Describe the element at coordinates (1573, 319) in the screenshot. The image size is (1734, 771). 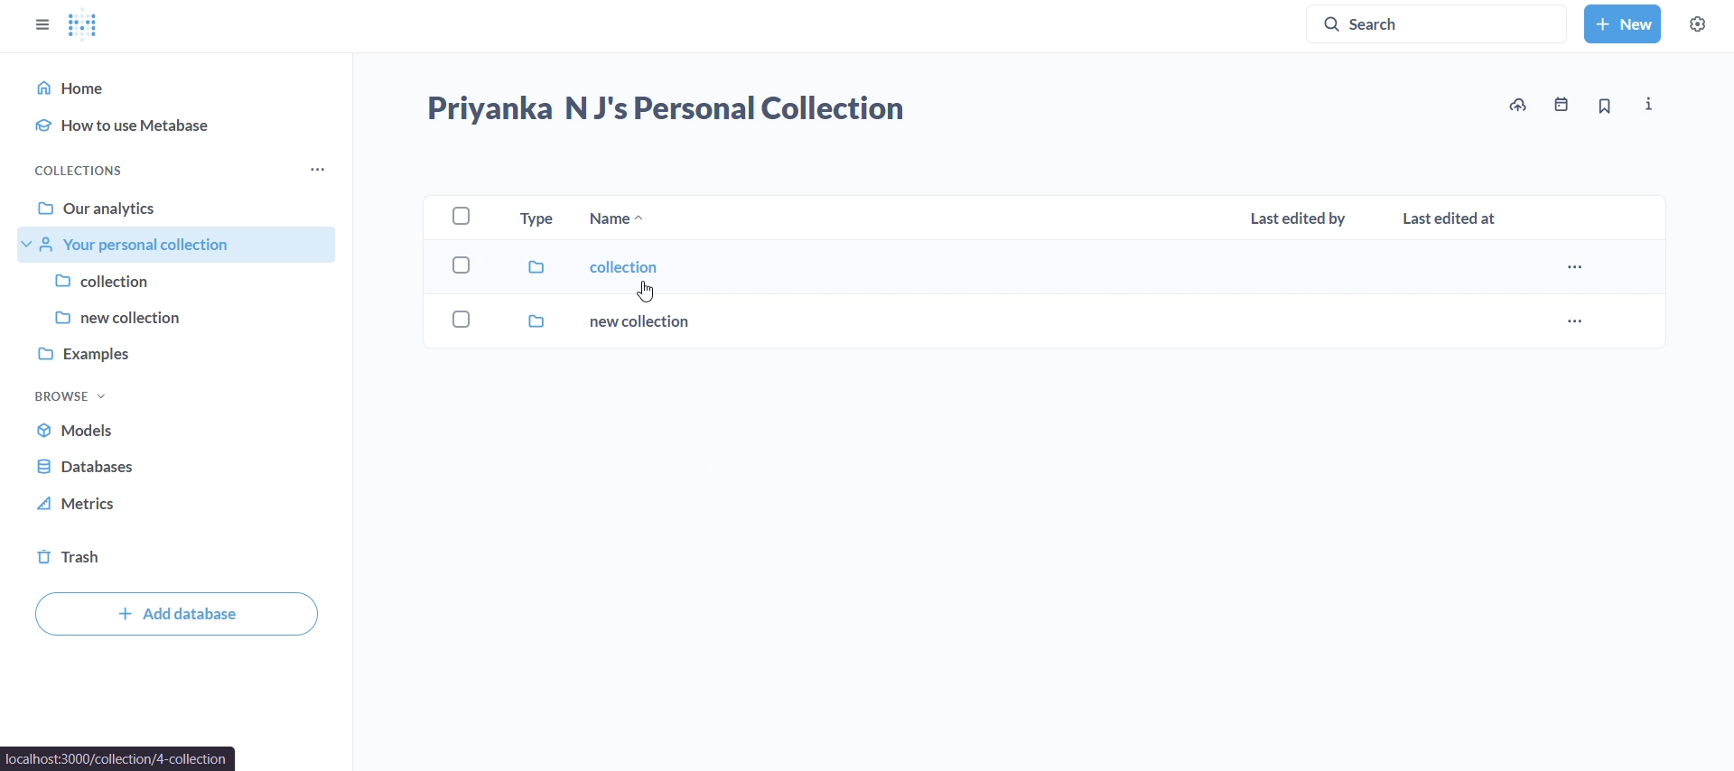
I see `more` at that location.